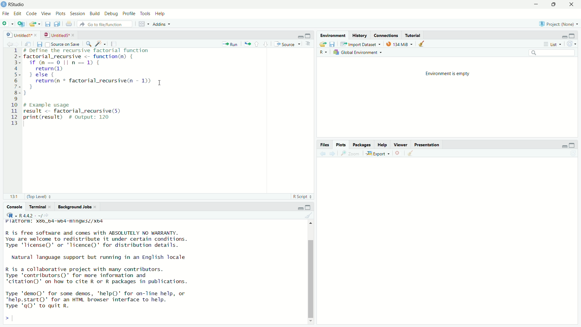 Image resolution: width=581 pixels, height=327 pixels. Describe the element at coordinates (423, 43) in the screenshot. I see `Clear console (Ctrl +L)` at that location.